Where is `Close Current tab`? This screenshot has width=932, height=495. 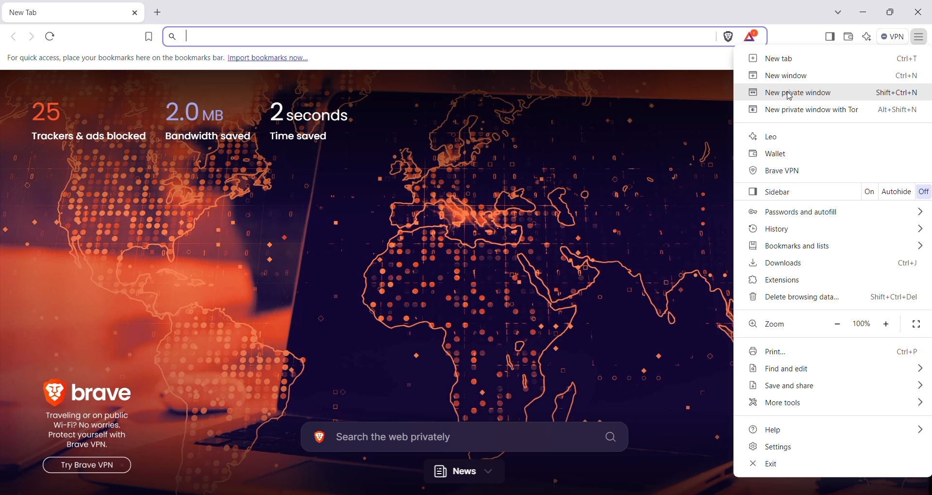
Close Current tab is located at coordinates (134, 13).